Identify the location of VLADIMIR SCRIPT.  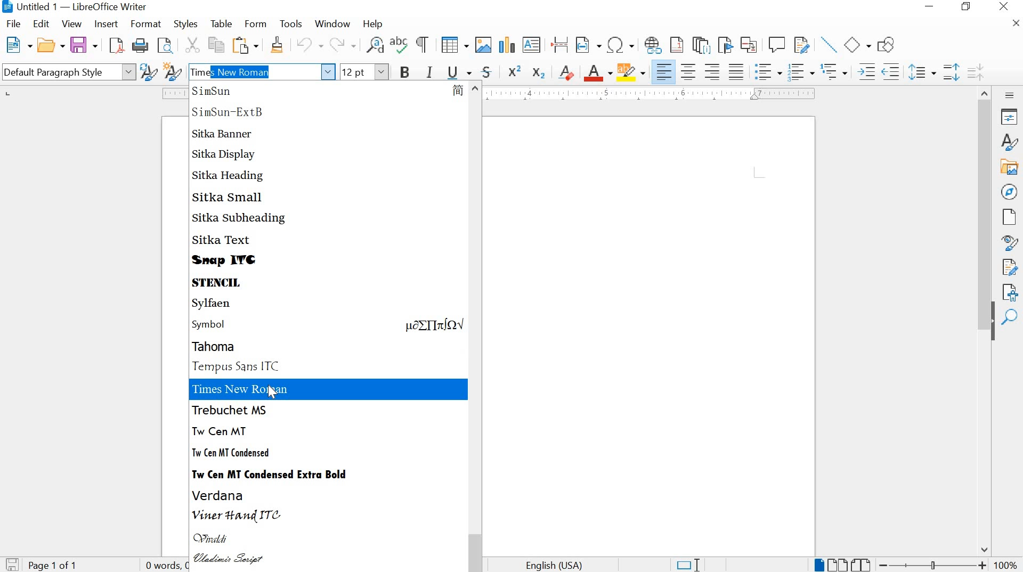
(229, 559).